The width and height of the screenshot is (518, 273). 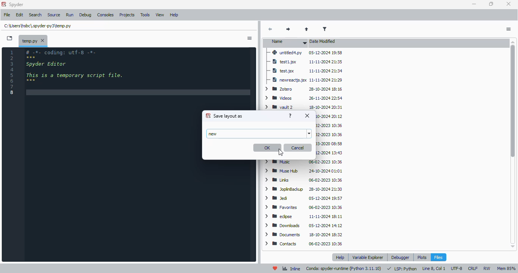 What do you see at coordinates (304, 189) in the screenshot?
I see `JoplinBackup` at bounding box center [304, 189].